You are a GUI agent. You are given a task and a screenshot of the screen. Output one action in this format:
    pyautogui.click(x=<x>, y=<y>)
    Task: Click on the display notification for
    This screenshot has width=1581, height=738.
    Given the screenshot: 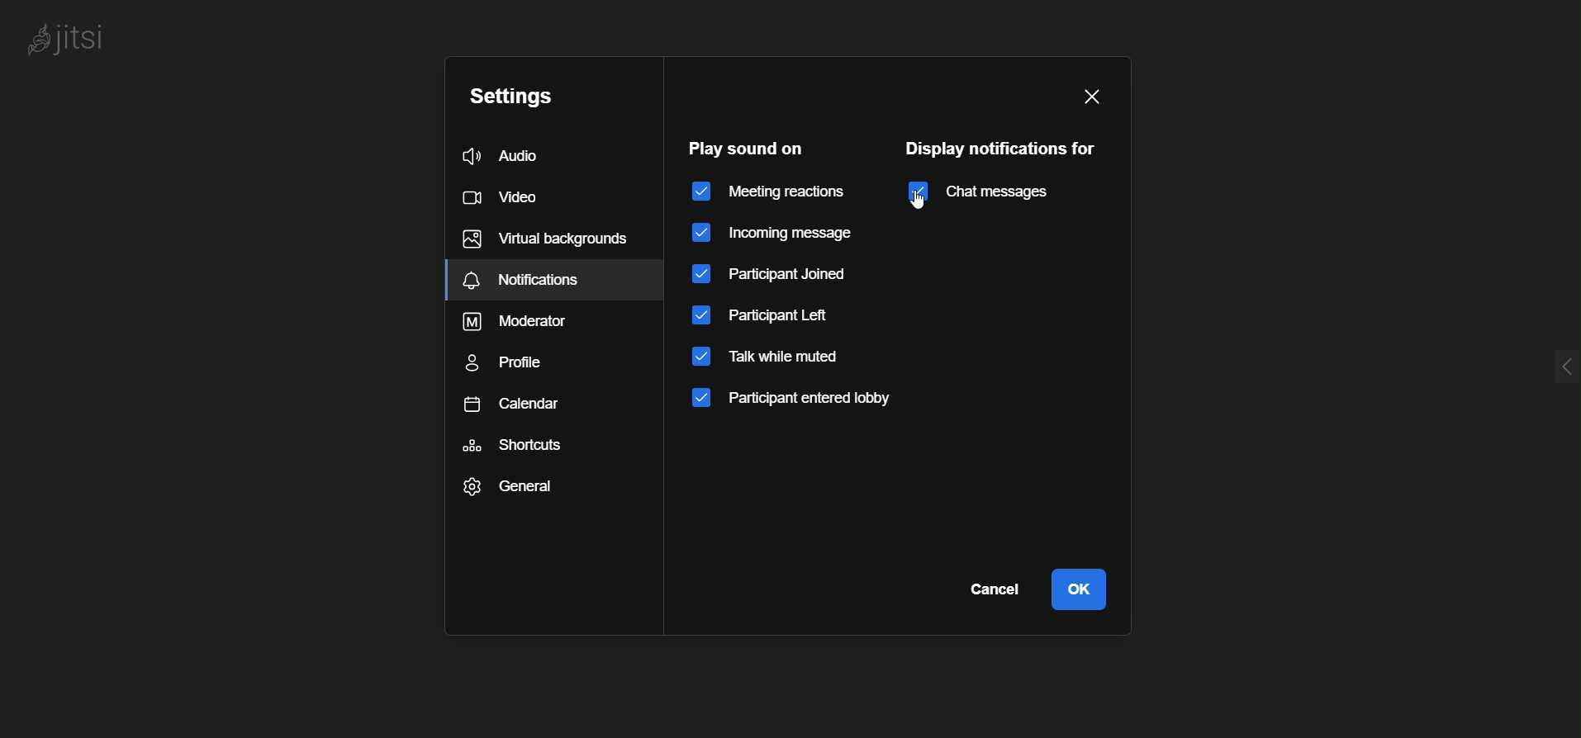 What is the action you would take?
    pyautogui.click(x=1004, y=149)
    